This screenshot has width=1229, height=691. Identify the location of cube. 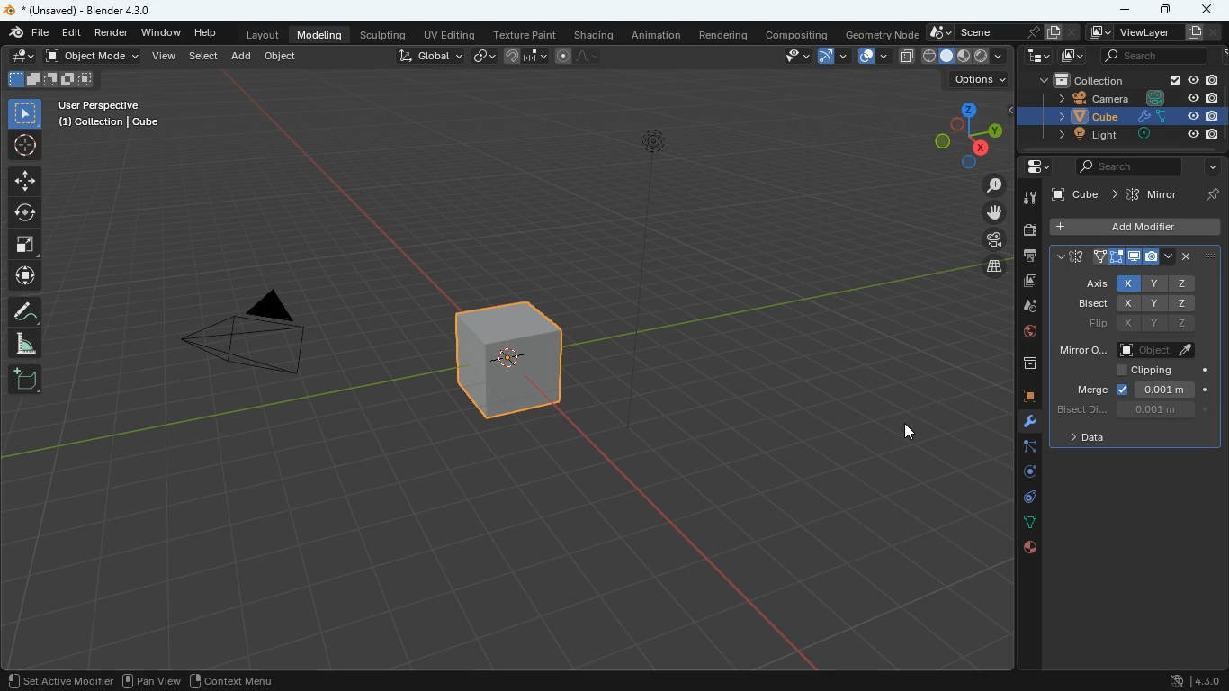
(1138, 226).